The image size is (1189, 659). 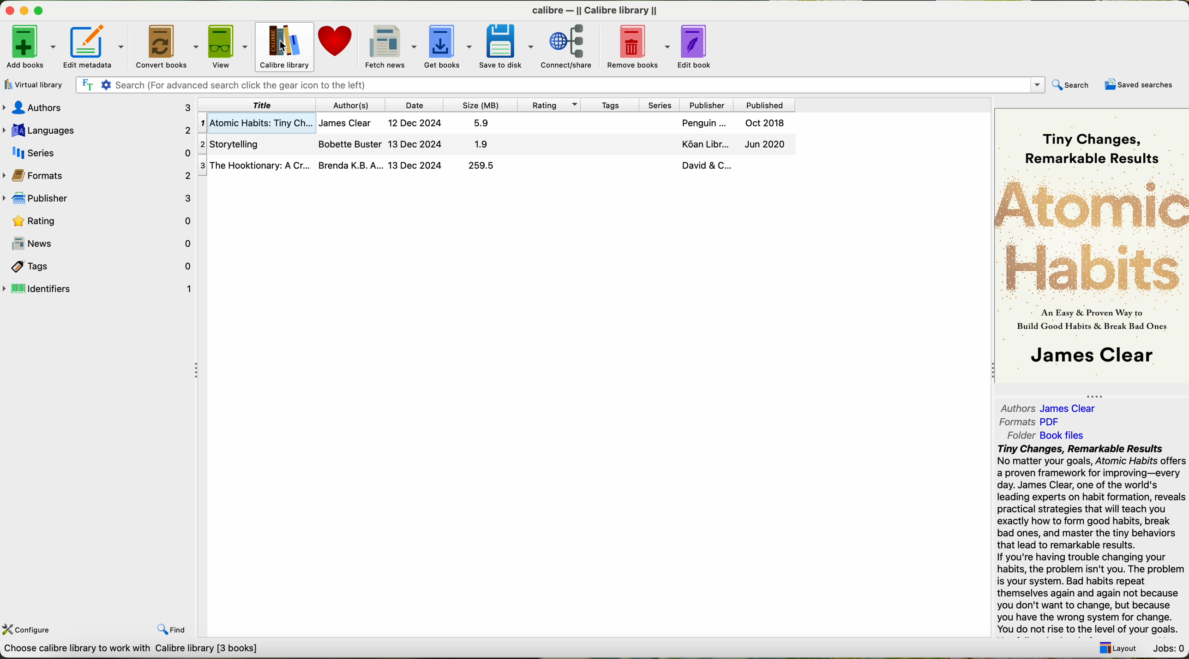 What do you see at coordinates (1167, 646) in the screenshot?
I see `Jobs: 0` at bounding box center [1167, 646].